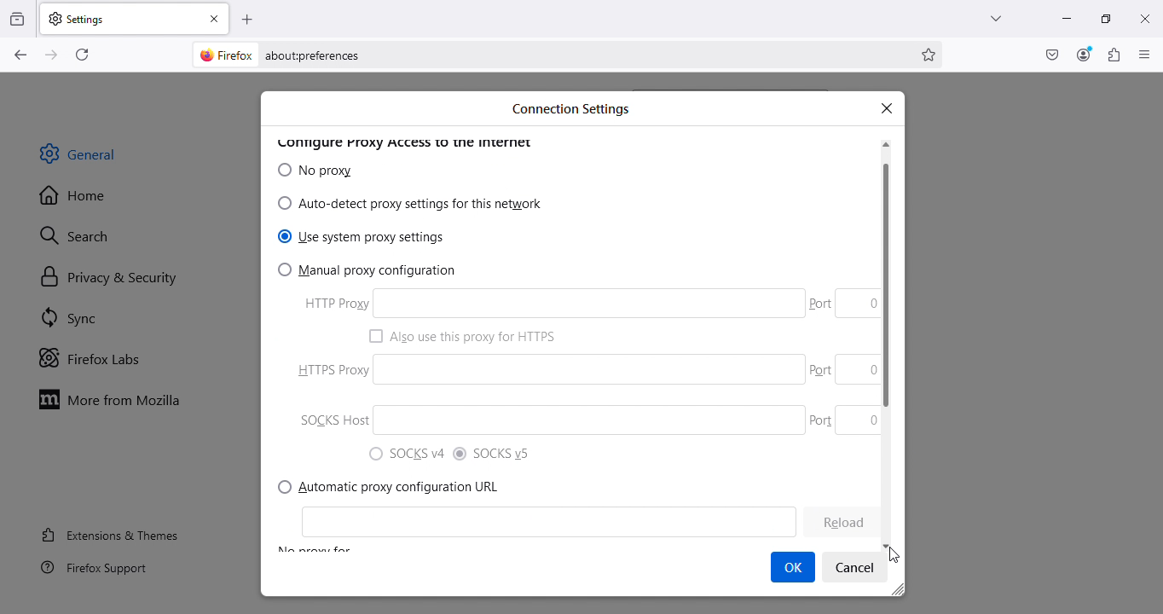 This screenshot has height=614, width=1163. I want to click on 0 Auto-detect proxy settings for this network, so click(410, 204).